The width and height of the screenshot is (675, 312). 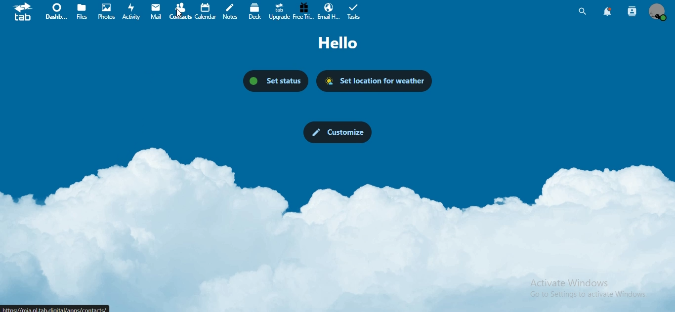 I want to click on set status, so click(x=276, y=81).